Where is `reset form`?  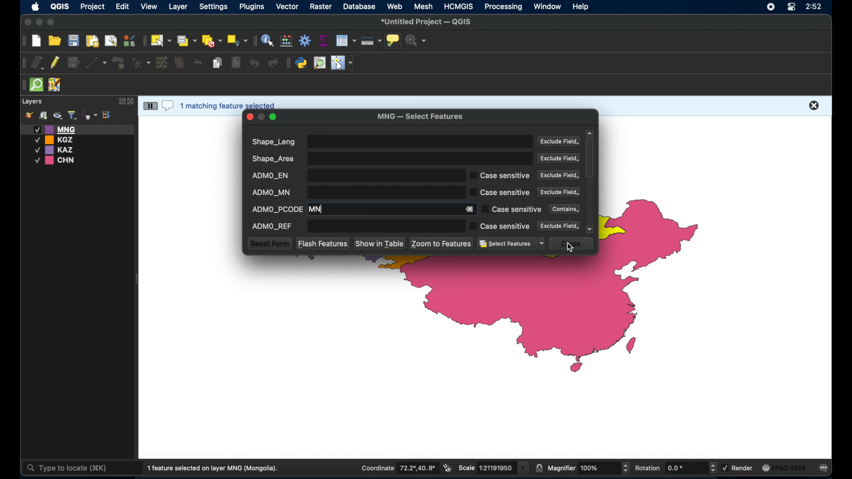
reset form is located at coordinates (269, 243).